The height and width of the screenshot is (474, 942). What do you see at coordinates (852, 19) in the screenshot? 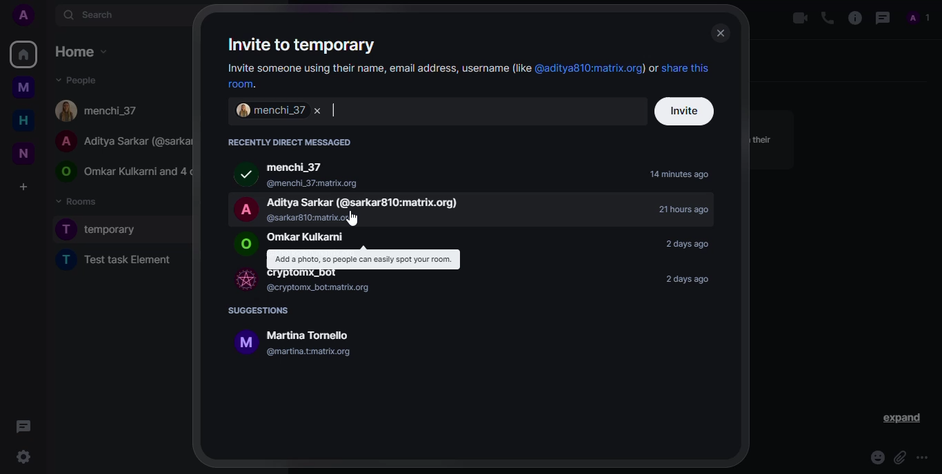
I see `info` at bounding box center [852, 19].